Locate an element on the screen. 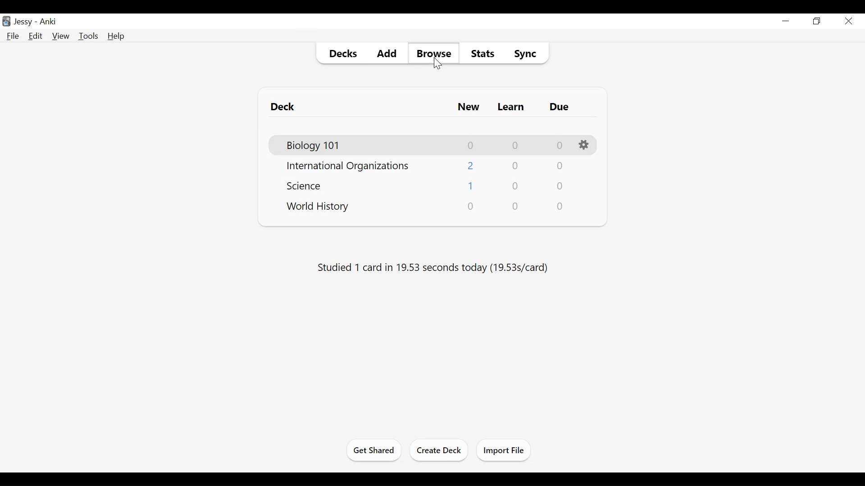  Import Files is located at coordinates (503, 450).